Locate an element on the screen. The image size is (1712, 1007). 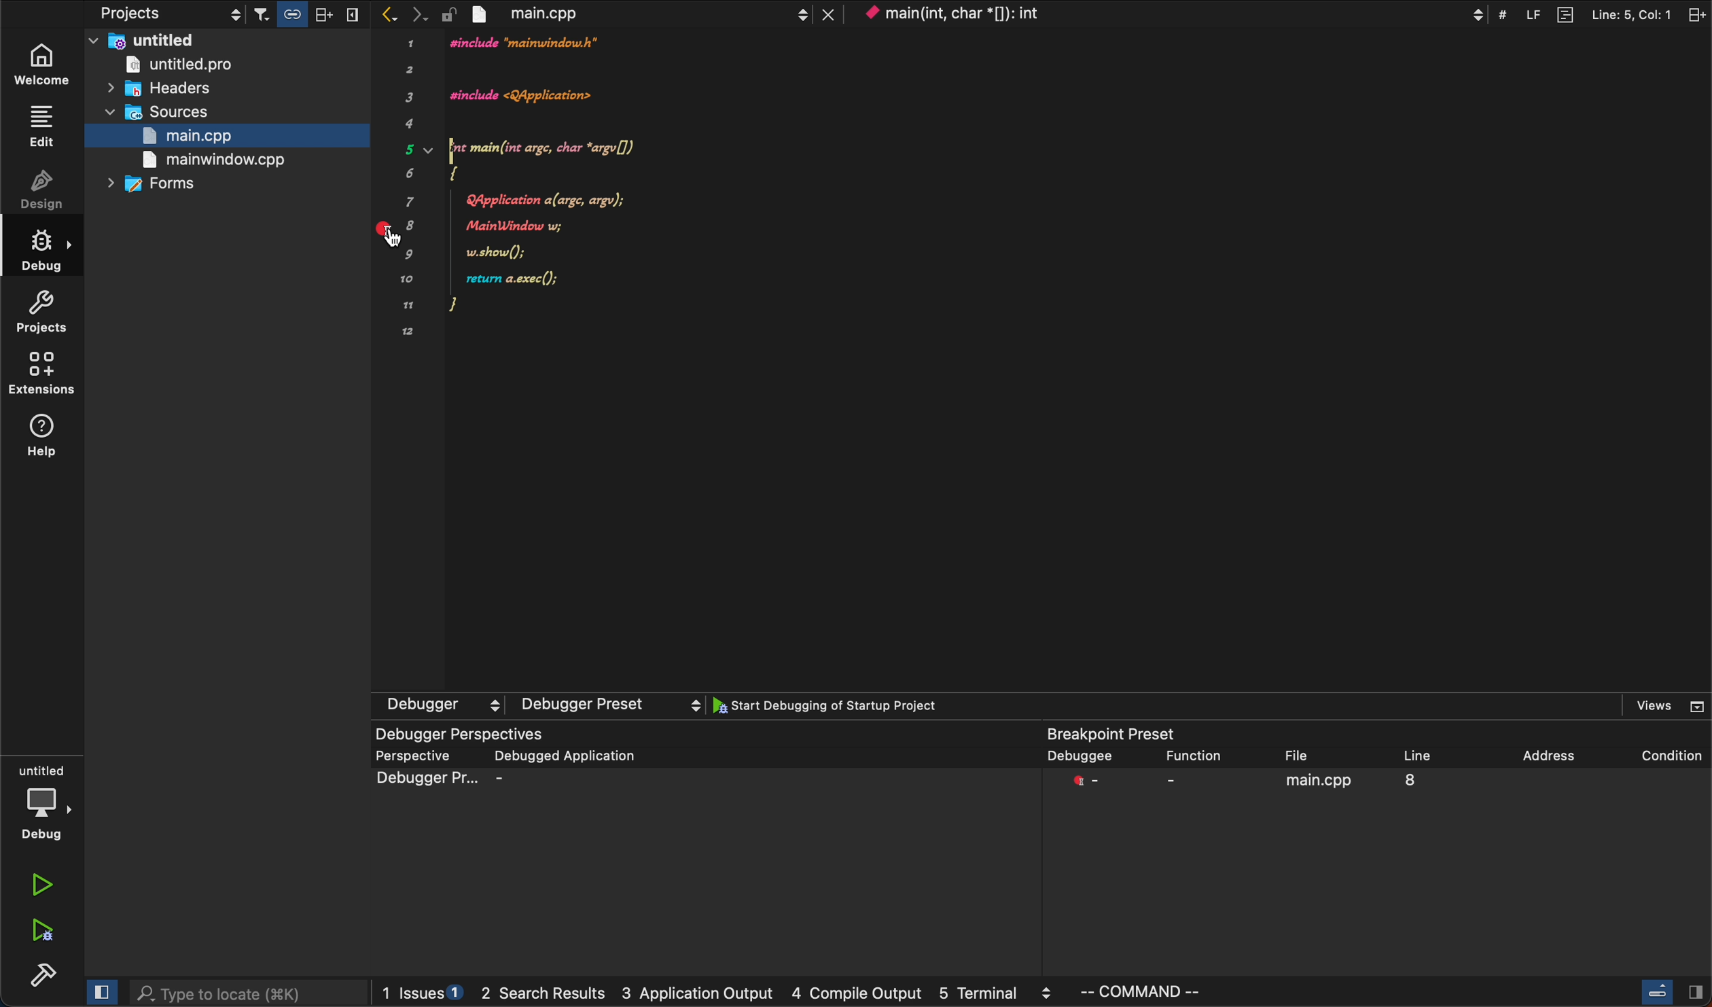
debugger perspective is located at coordinates (703, 848).